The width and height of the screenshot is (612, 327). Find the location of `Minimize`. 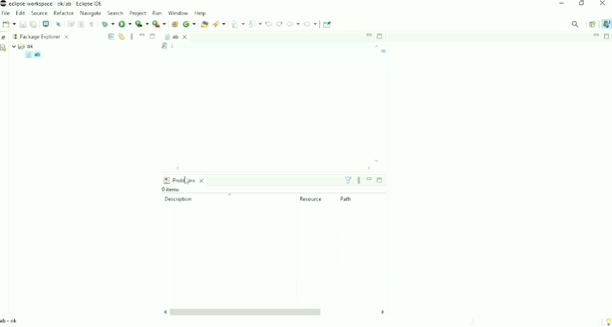

Minimize is located at coordinates (562, 3).